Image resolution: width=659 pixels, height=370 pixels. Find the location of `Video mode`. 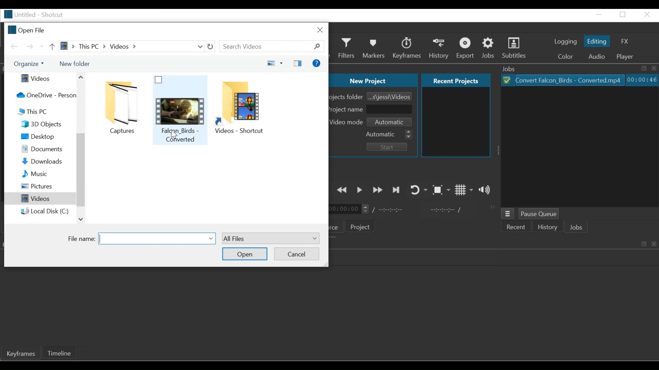

Video mode is located at coordinates (348, 122).